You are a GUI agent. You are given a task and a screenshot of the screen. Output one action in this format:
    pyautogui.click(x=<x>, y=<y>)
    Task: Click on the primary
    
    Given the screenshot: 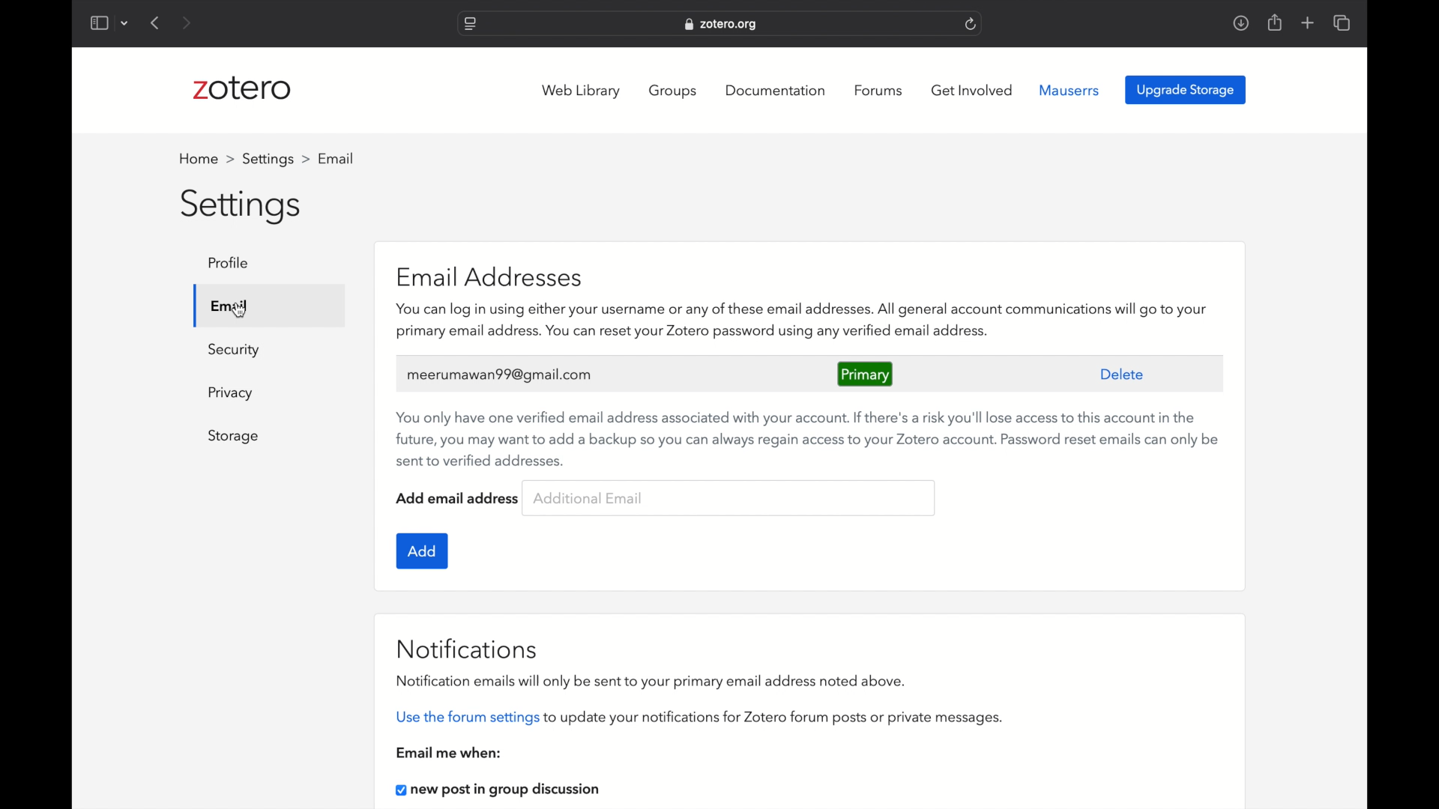 What is the action you would take?
    pyautogui.click(x=866, y=375)
    